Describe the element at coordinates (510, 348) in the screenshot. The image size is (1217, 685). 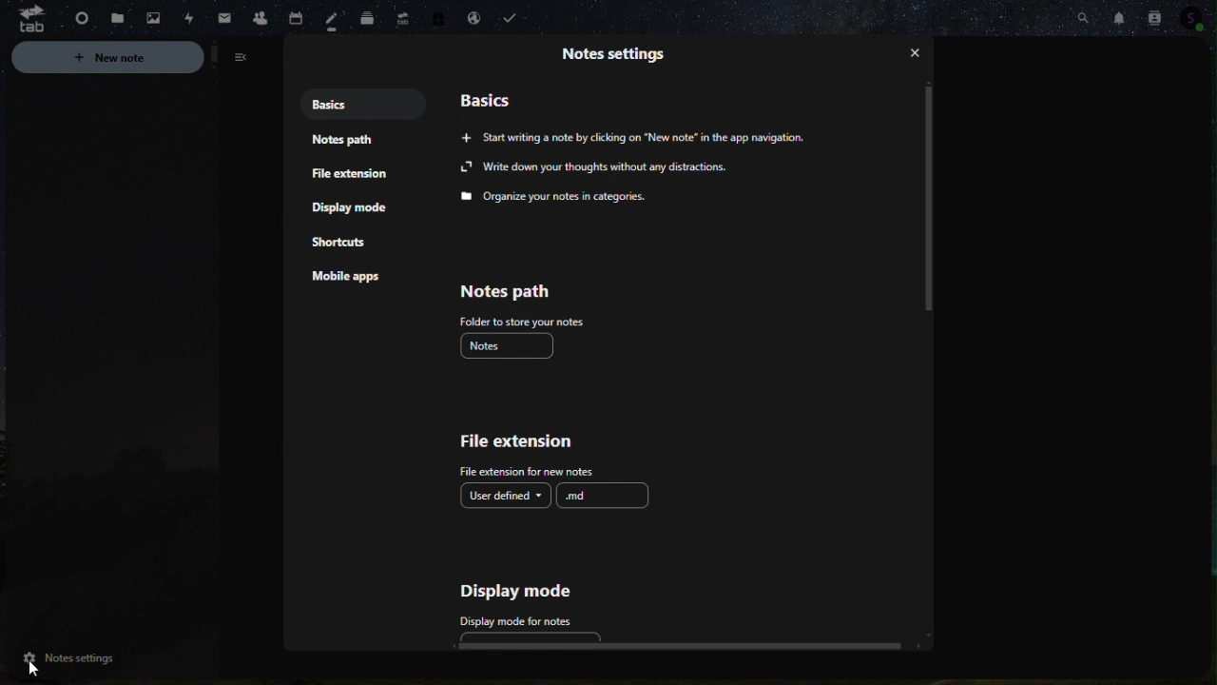
I see `notes` at that location.